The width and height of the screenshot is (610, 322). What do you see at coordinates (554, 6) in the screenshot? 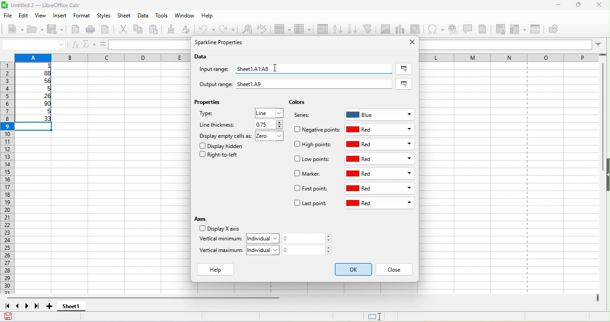
I see `minimize` at bounding box center [554, 6].